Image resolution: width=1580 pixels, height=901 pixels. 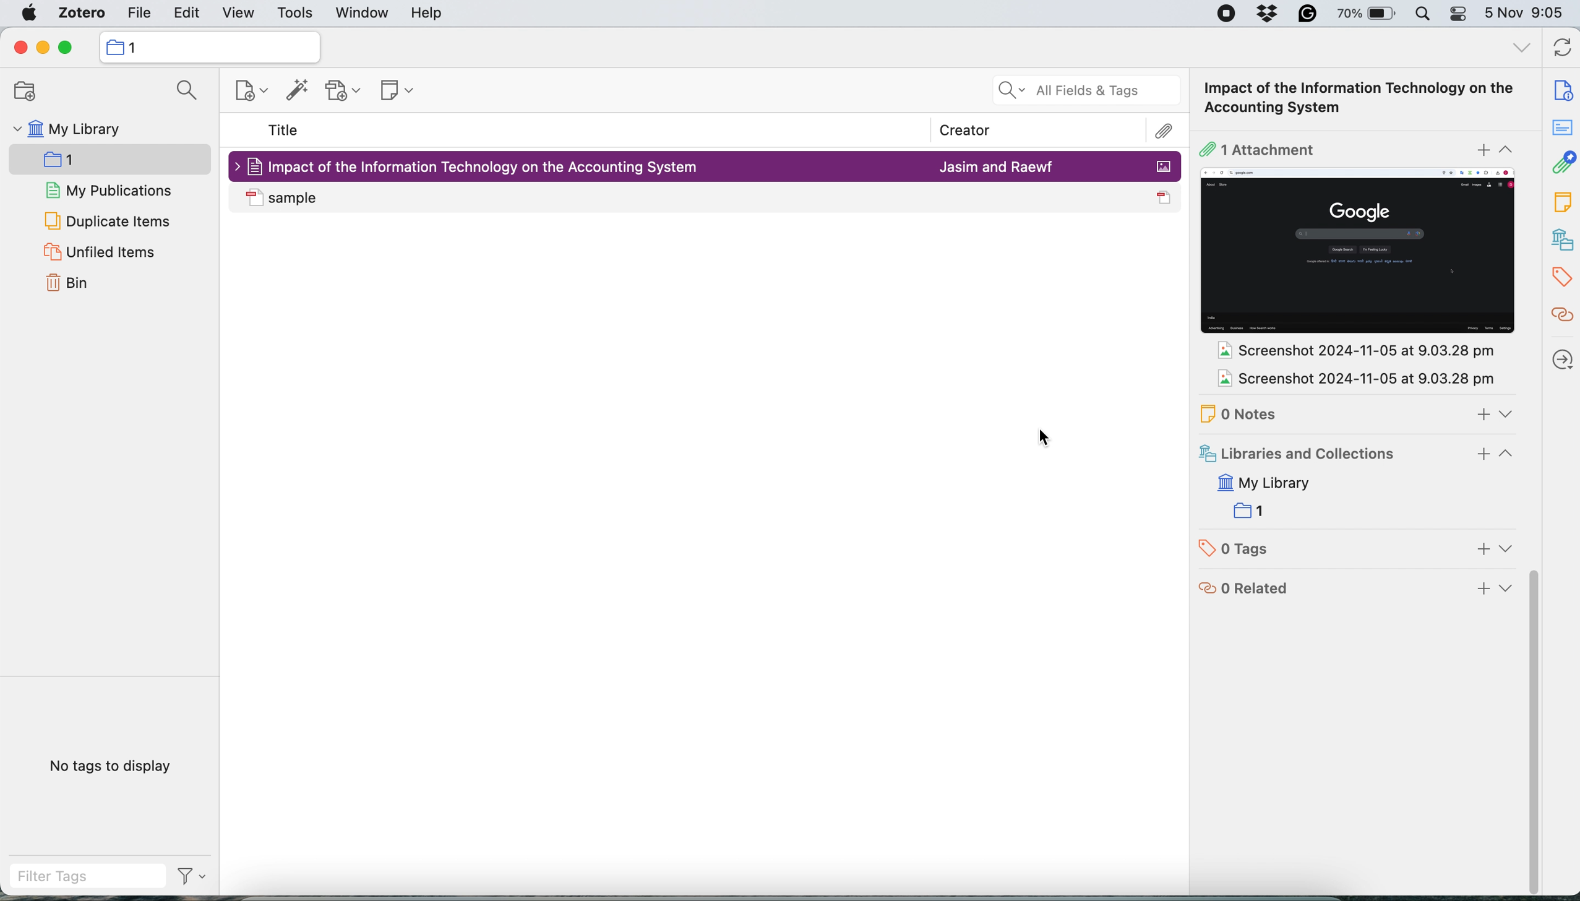 I want to click on duplicate items, so click(x=107, y=220).